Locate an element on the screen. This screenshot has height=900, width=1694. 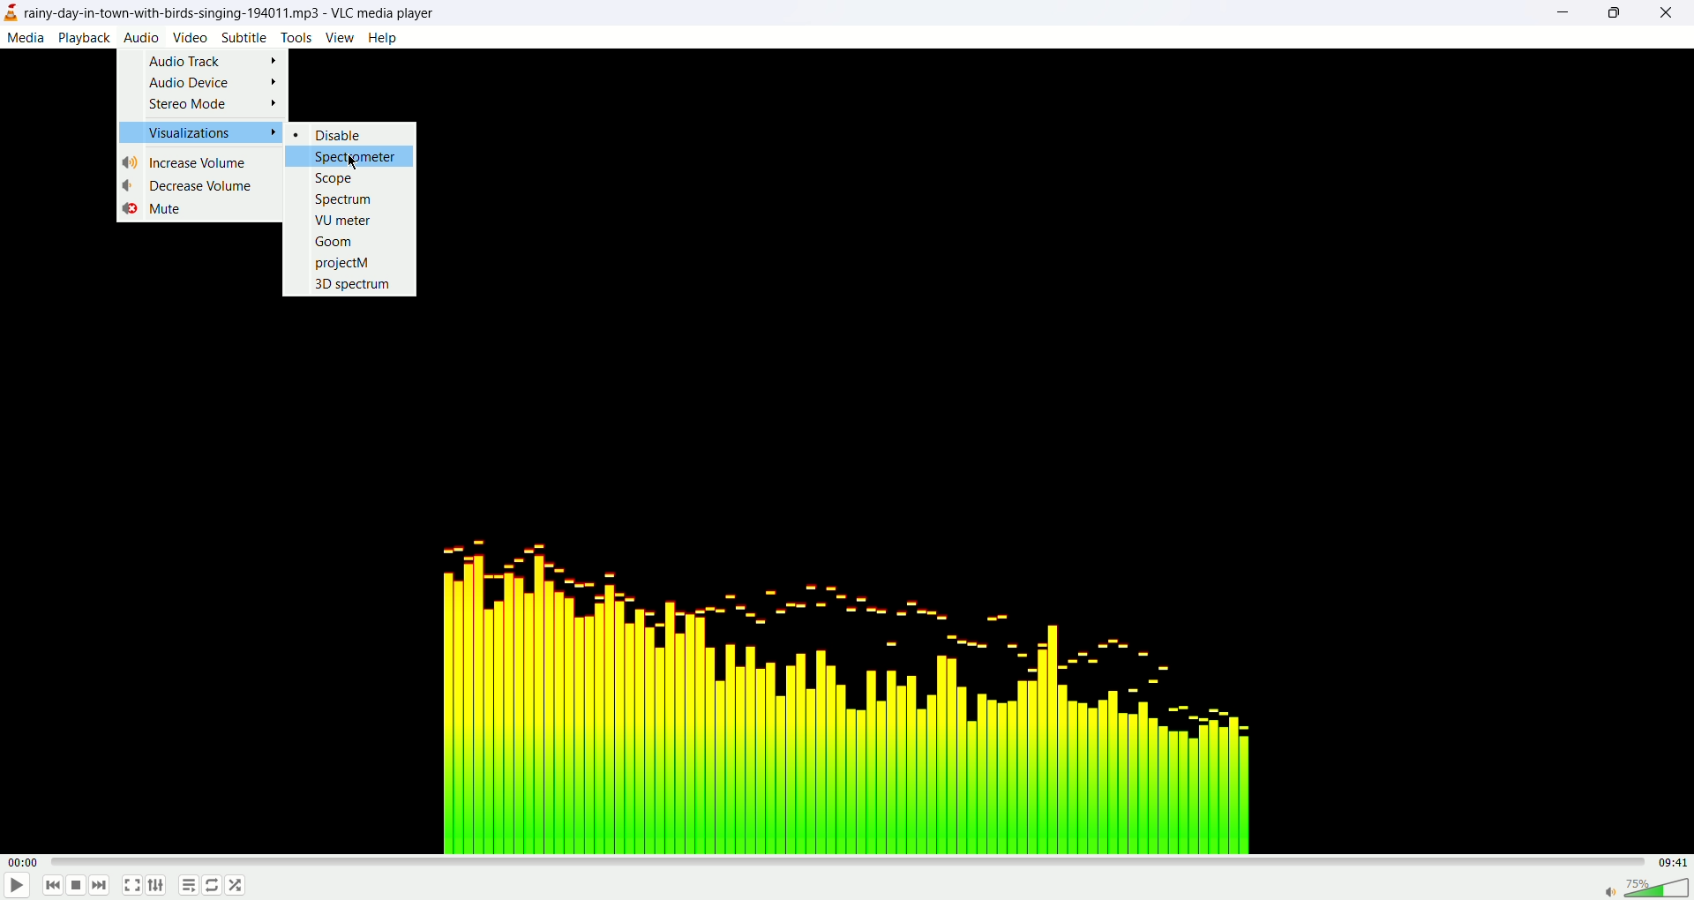
spectrometer is located at coordinates (353, 156).